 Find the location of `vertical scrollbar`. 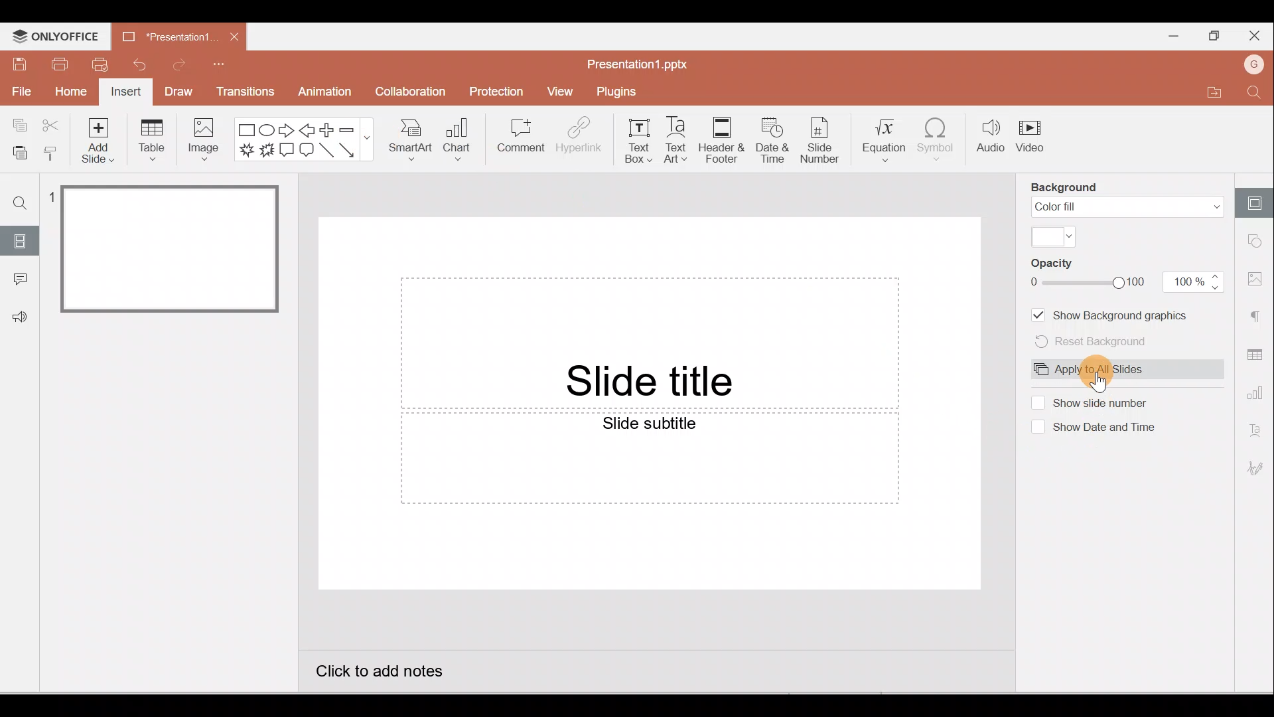

vertical scrollbar is located at coordinates (290, 238).